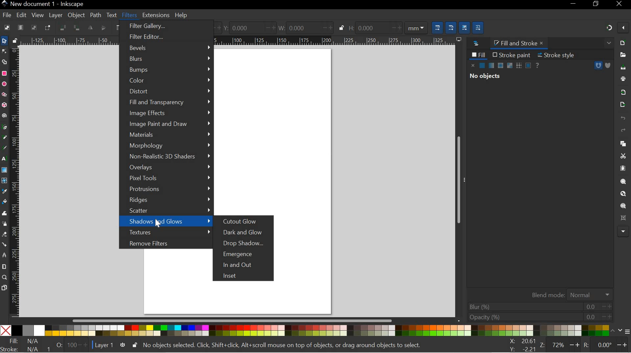 Image resolution: width=631 pixels, height=353 pixels. I want to click on Rotation, so click(605, 346).